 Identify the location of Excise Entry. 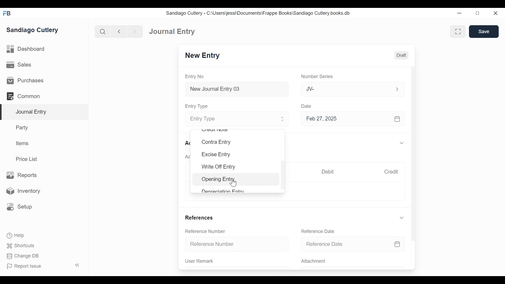
(216, 154).